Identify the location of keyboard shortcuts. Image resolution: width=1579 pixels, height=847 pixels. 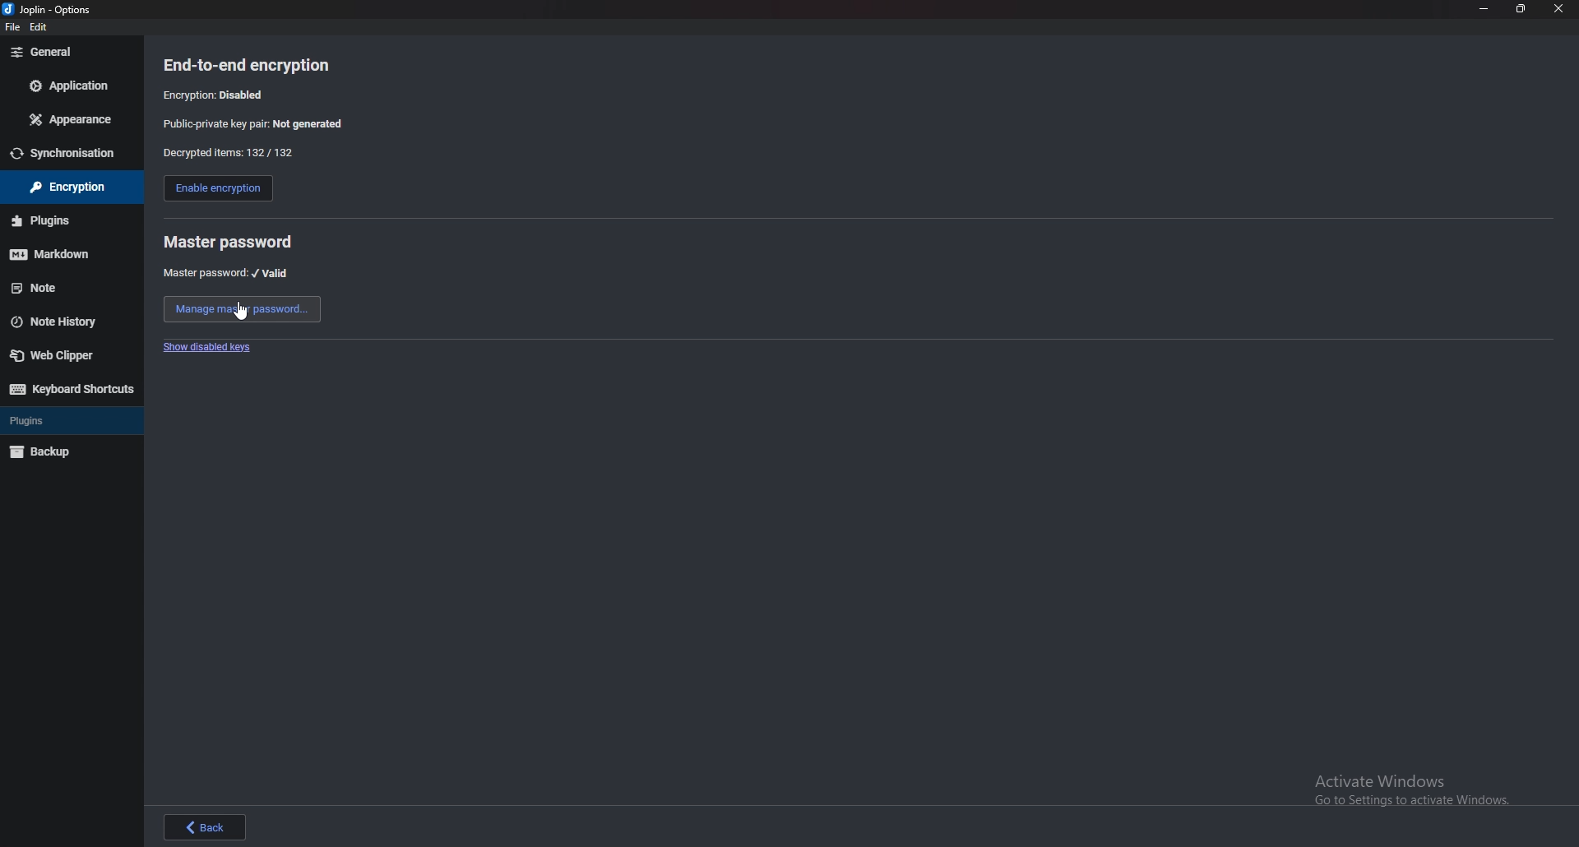
(70, 388).